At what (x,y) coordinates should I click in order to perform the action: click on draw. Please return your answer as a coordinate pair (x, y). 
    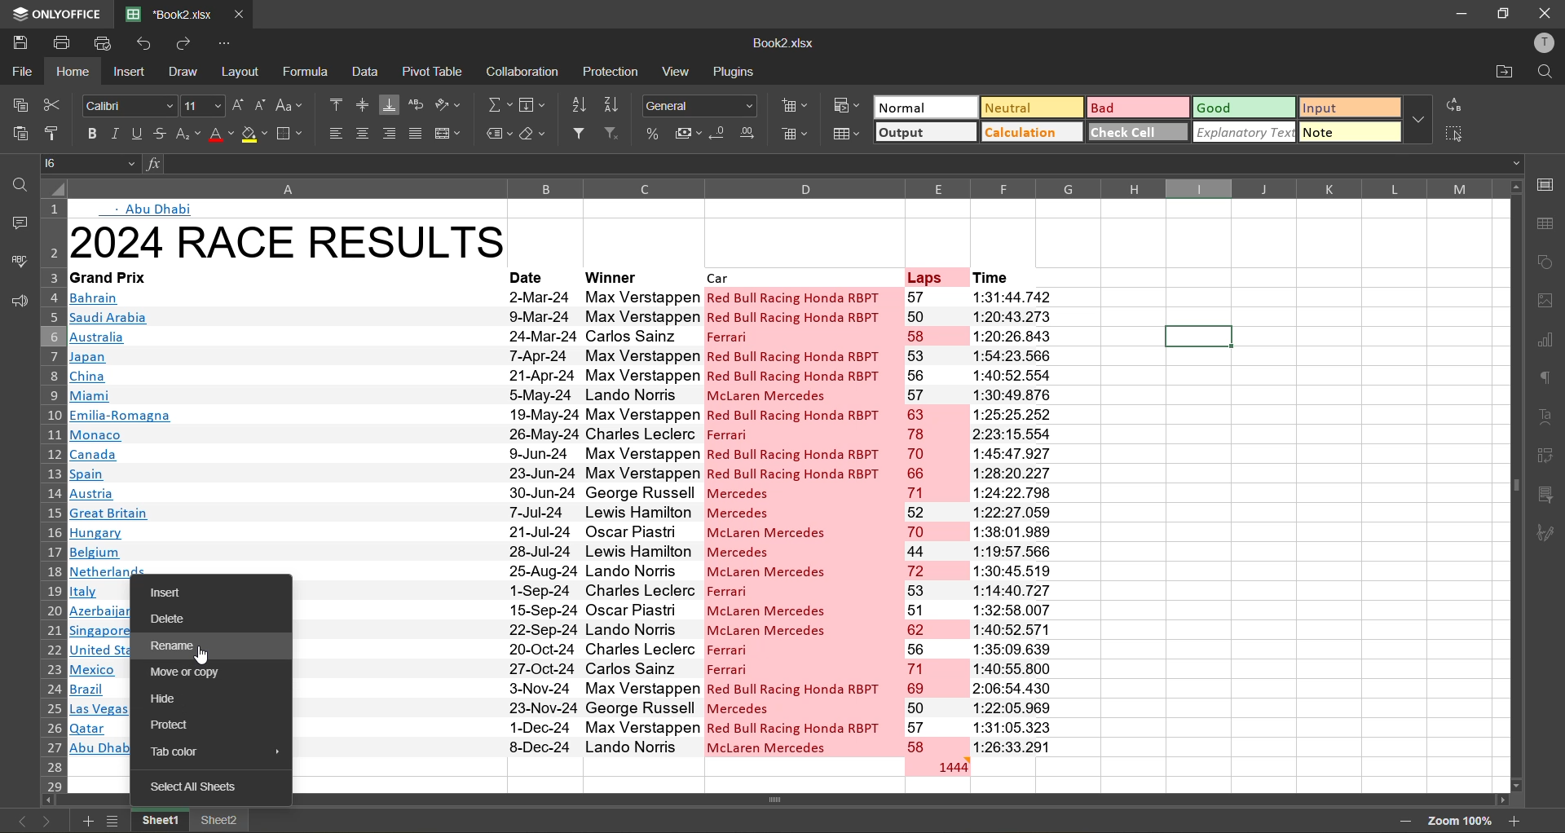
    Looking at the image, I should click on (186, 71).